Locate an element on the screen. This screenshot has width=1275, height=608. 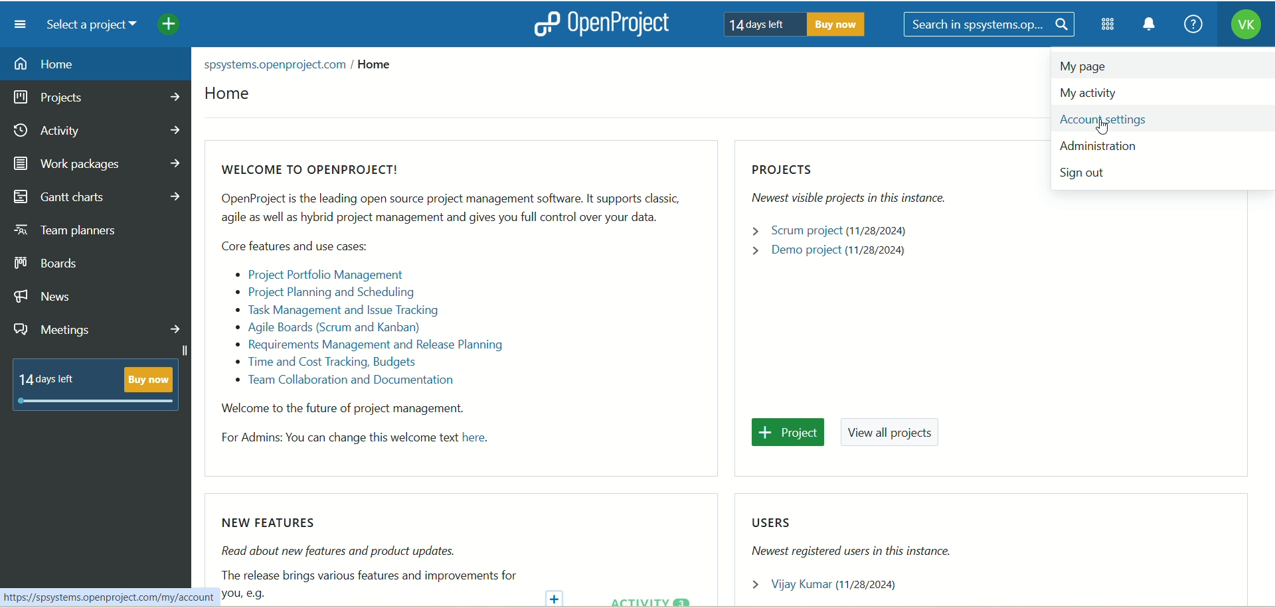
menu is located at coordinates (15, 24).